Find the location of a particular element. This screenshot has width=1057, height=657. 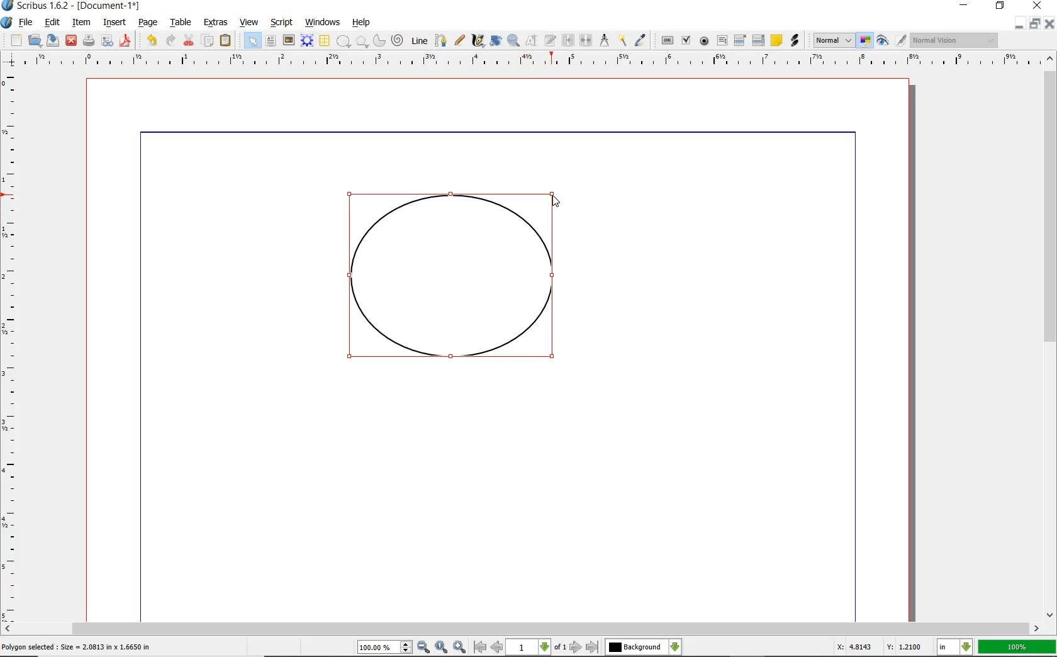

SAVE is located at coordinates (53, 40).